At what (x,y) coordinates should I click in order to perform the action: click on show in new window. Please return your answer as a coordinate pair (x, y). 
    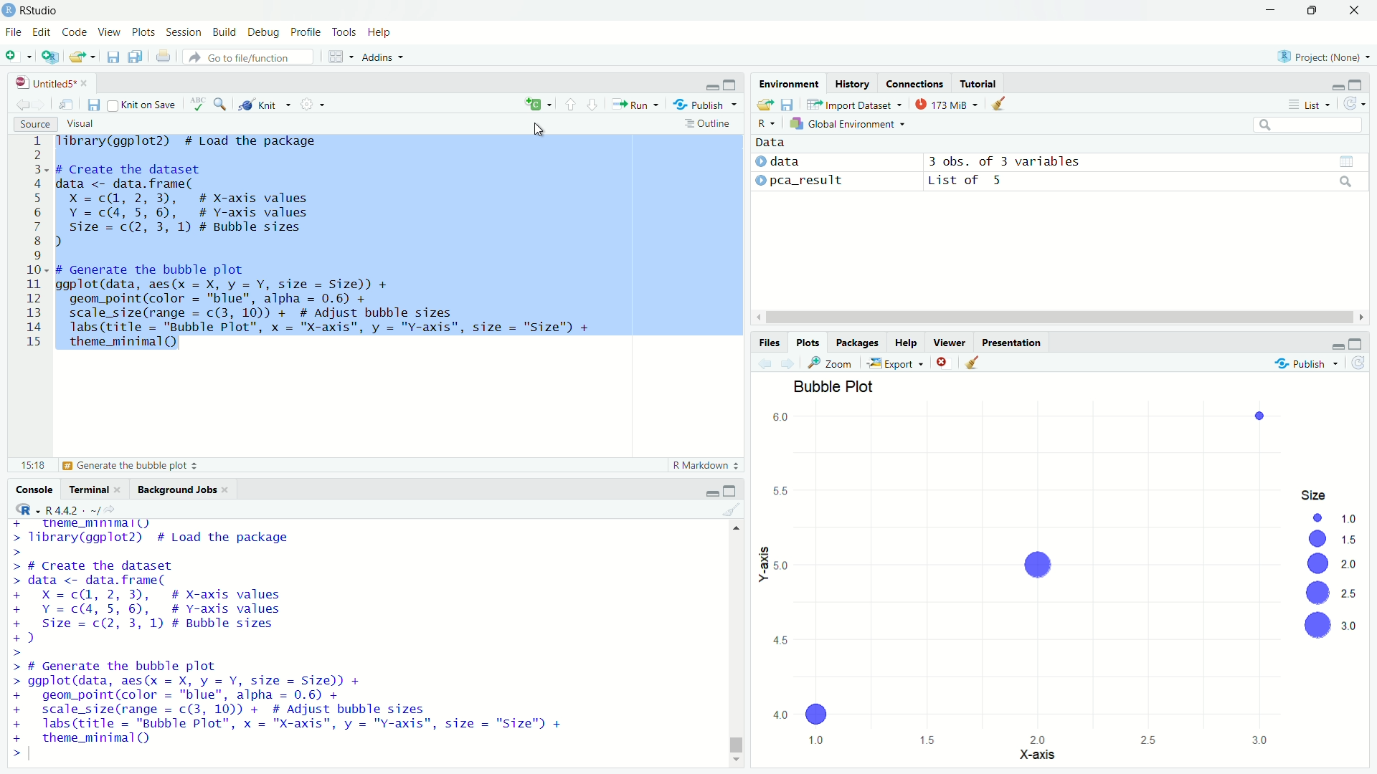
    Looking at the image, I should click on (67, 105).